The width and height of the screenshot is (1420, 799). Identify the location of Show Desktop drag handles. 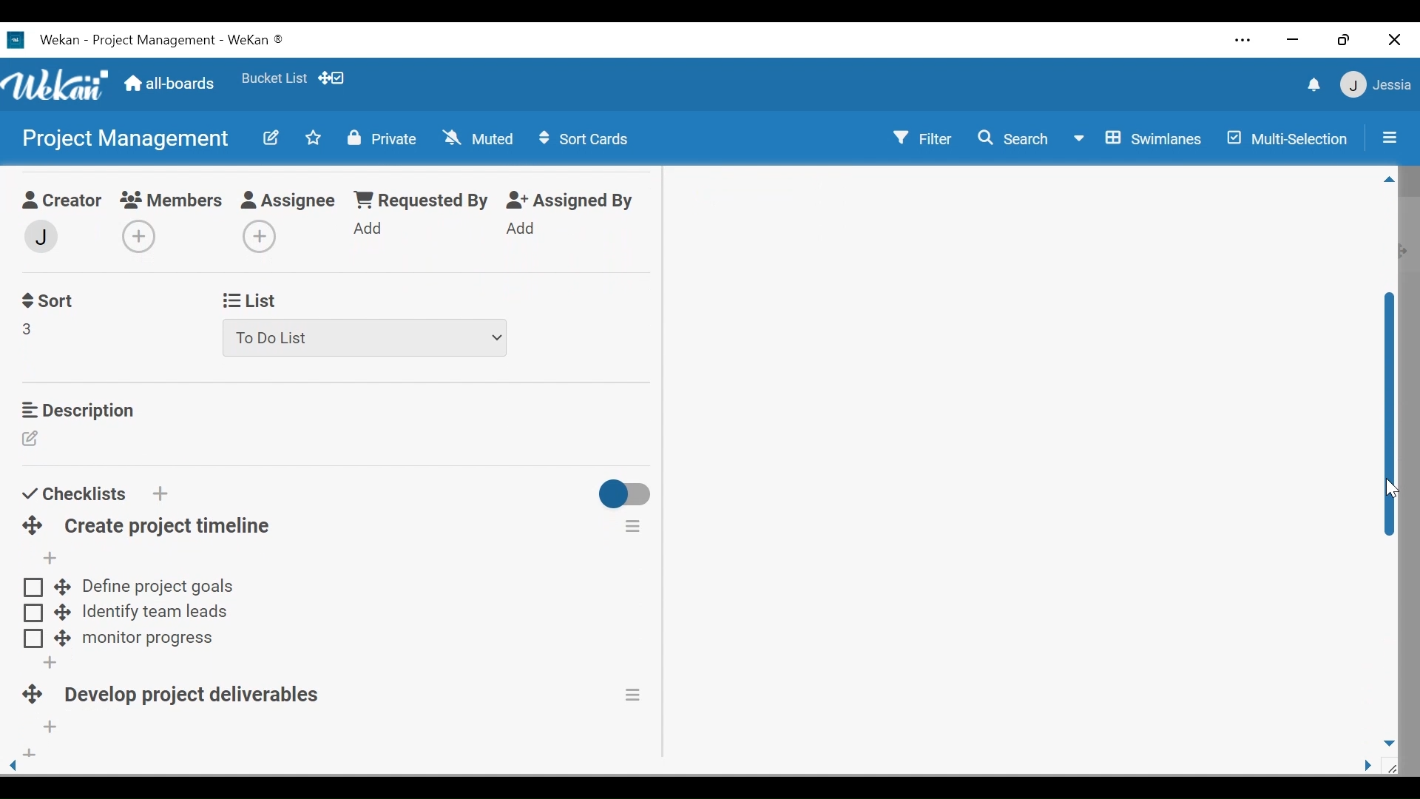
(332, 78).